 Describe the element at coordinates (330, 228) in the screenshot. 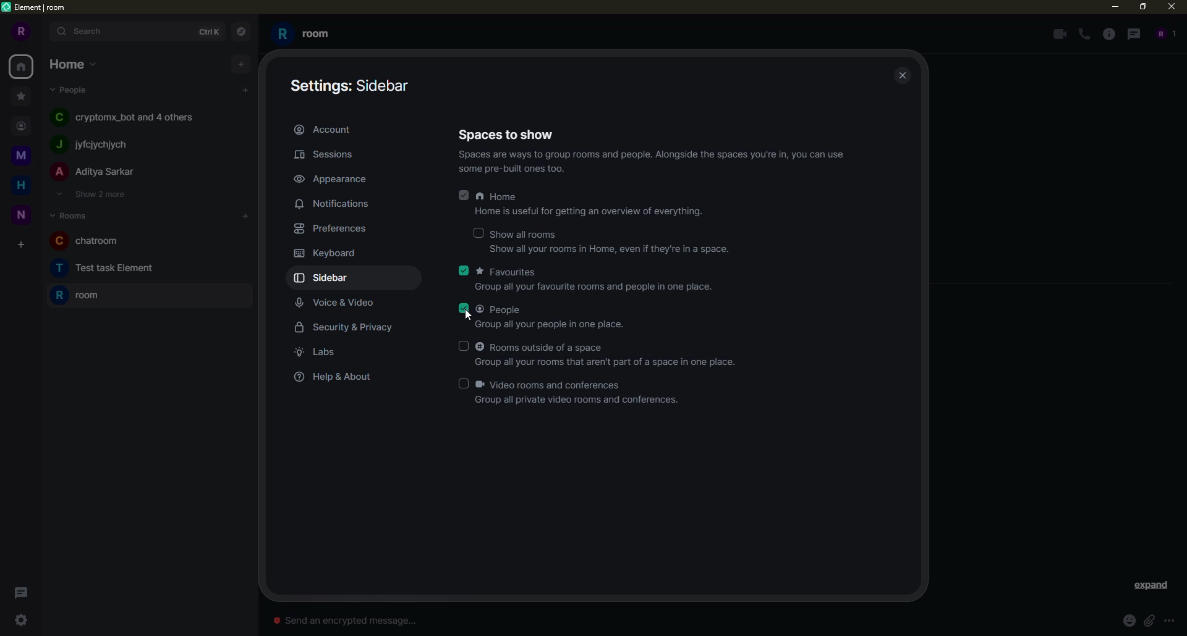

I see `preferences` at that location.